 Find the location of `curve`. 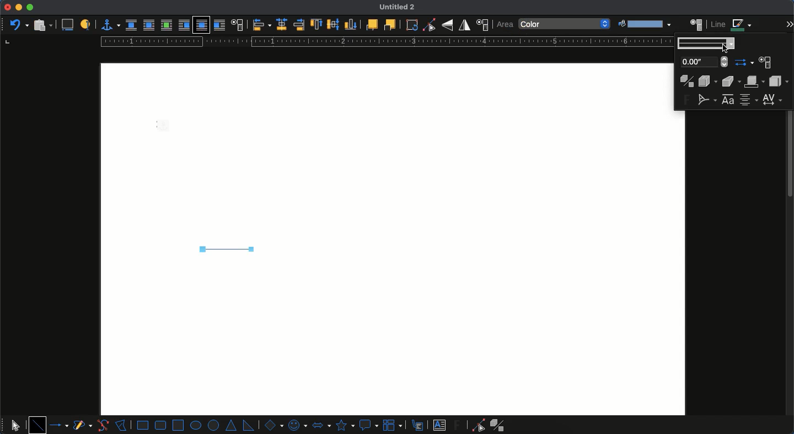

curve is located at coordinates (103, 425).